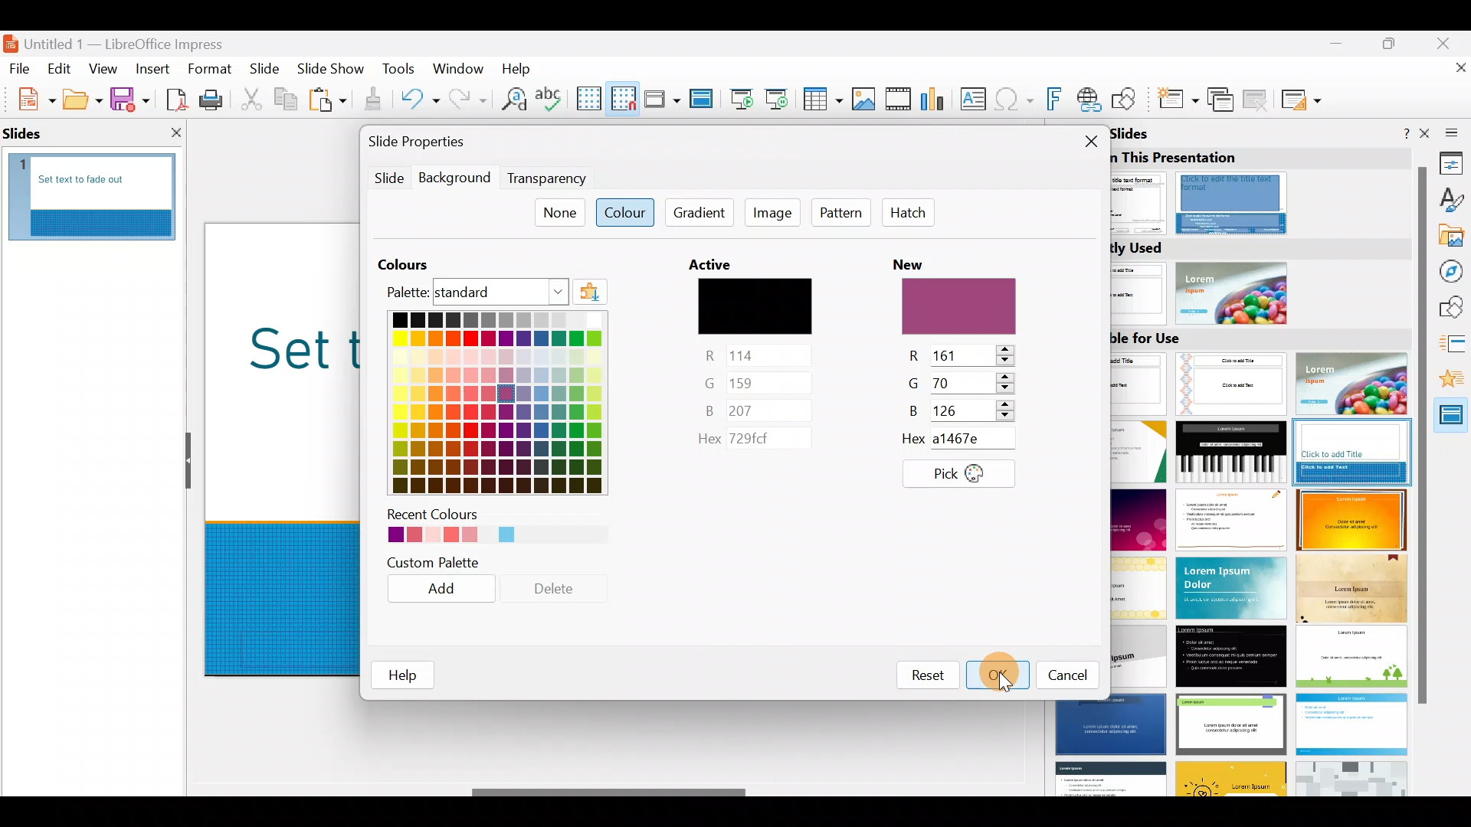 The image size is (1471, 827). I want to click on Duplicate slide, so click(1223, 100).